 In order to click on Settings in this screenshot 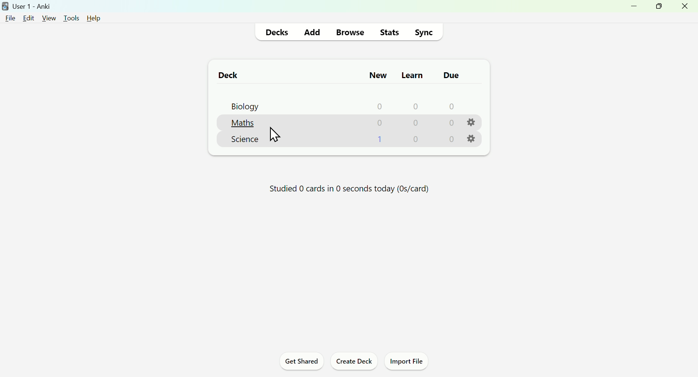, I will do `click(473, 139)`.